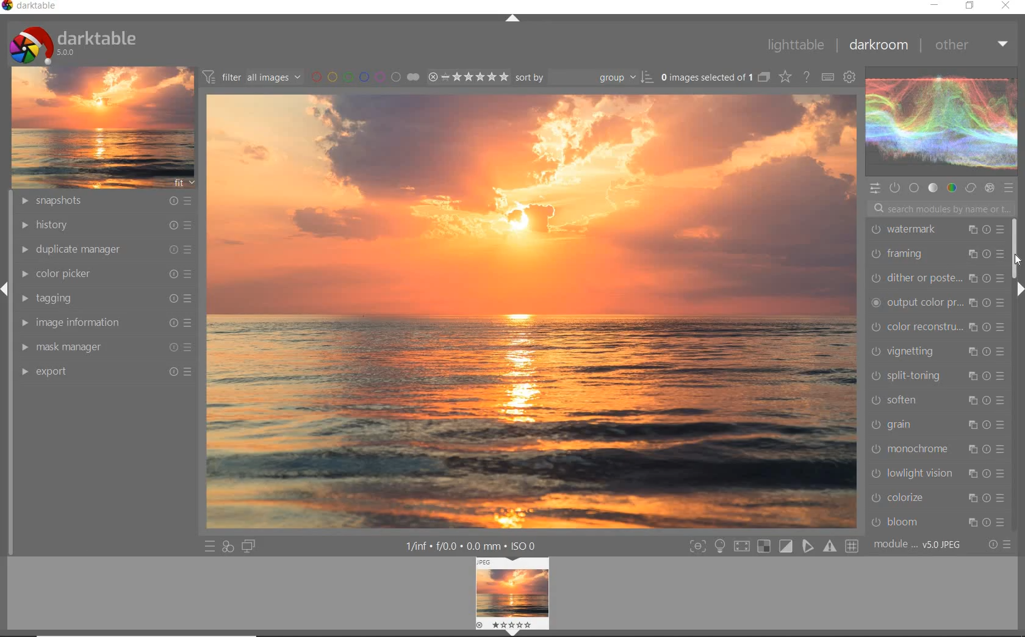  Describe the element at coordinates (1008, 7) in the screenshot. I see `close` at that location.